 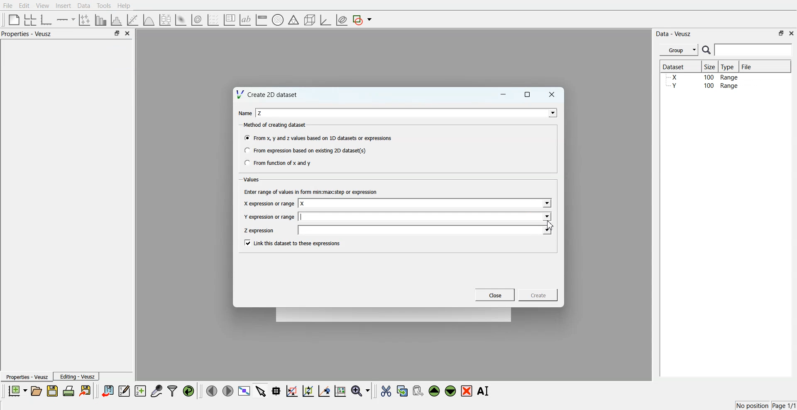 I want to click on Zoom out of the graph axes, so click(x=308, y=391).